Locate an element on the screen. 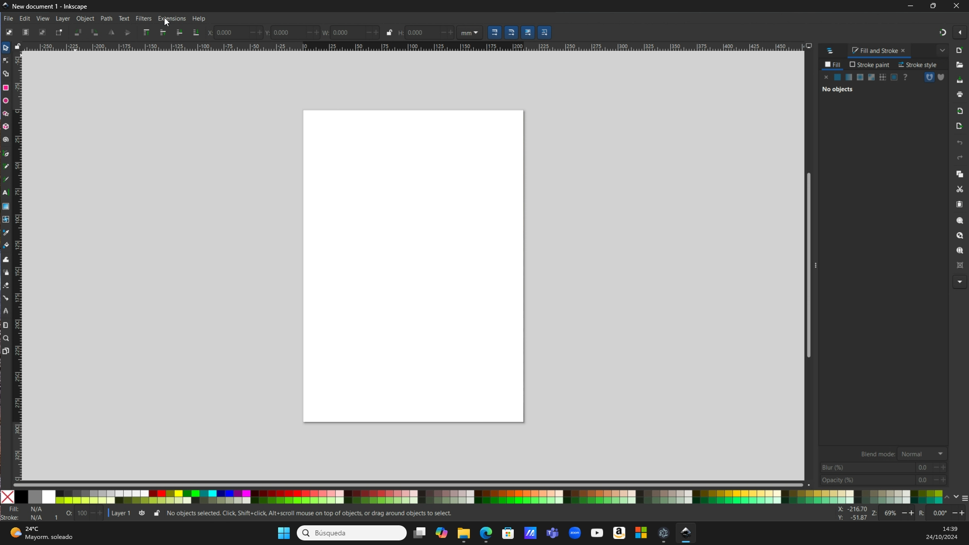 This screenshot has height=545, width=969. Edit is located at coordinates (26, 19).